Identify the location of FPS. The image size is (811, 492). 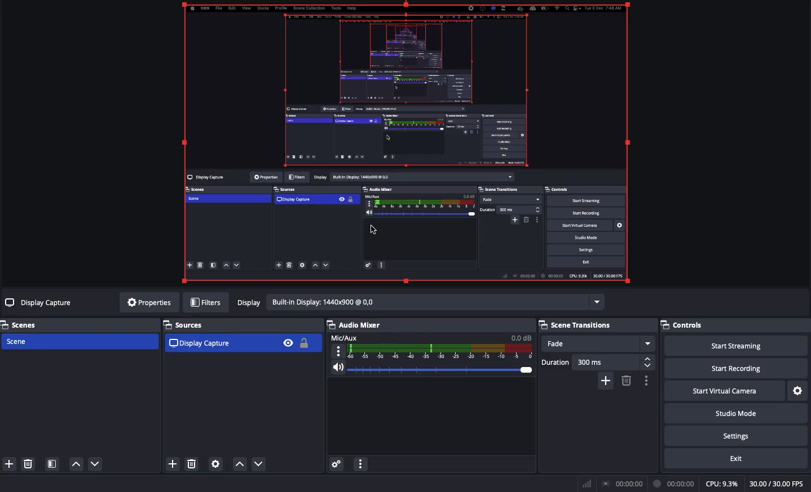
(778, 484).